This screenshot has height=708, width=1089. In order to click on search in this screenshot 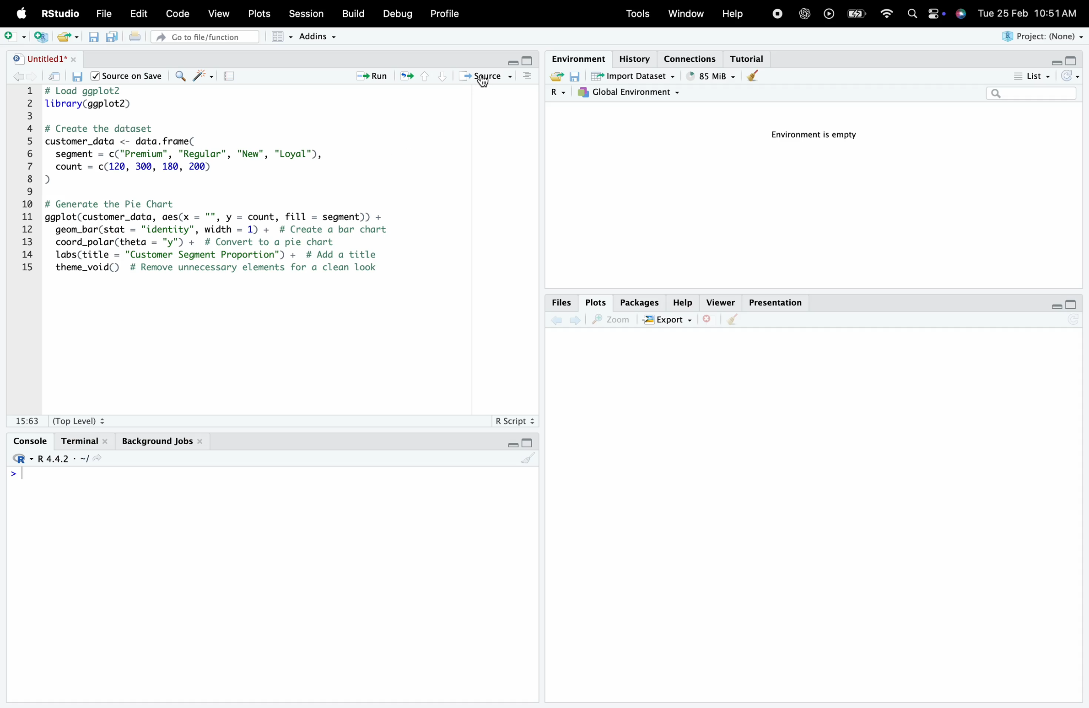, I will do `click(181, 78)`.